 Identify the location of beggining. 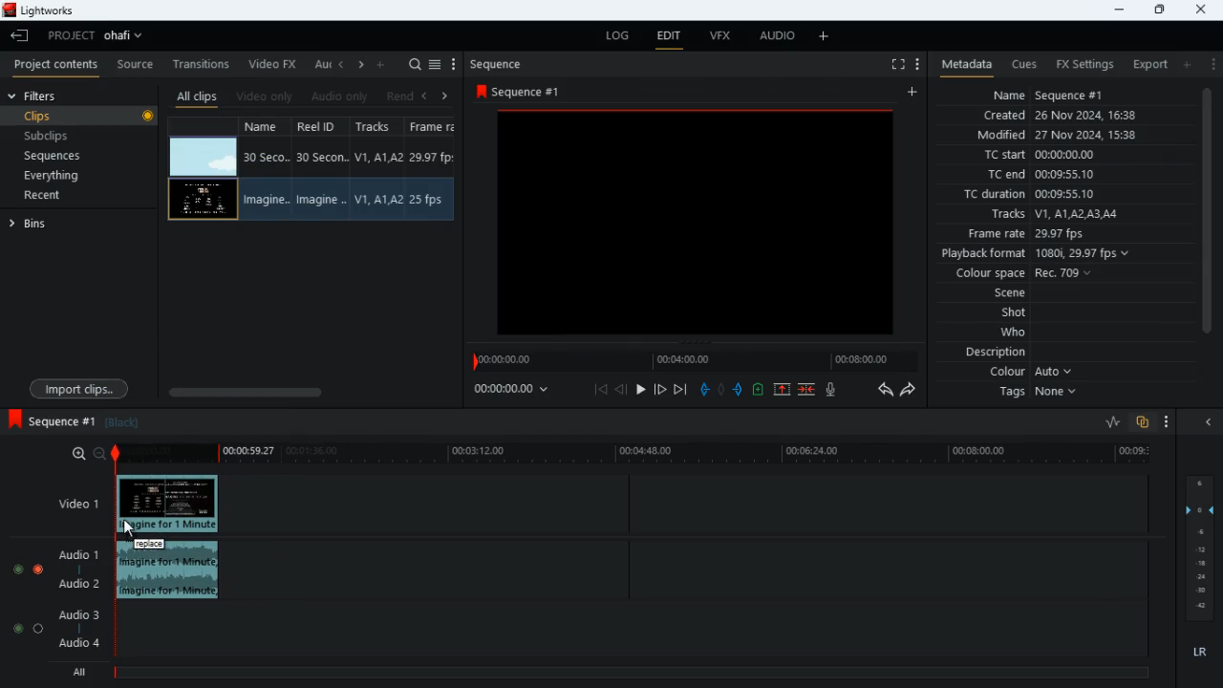
(600, 390).